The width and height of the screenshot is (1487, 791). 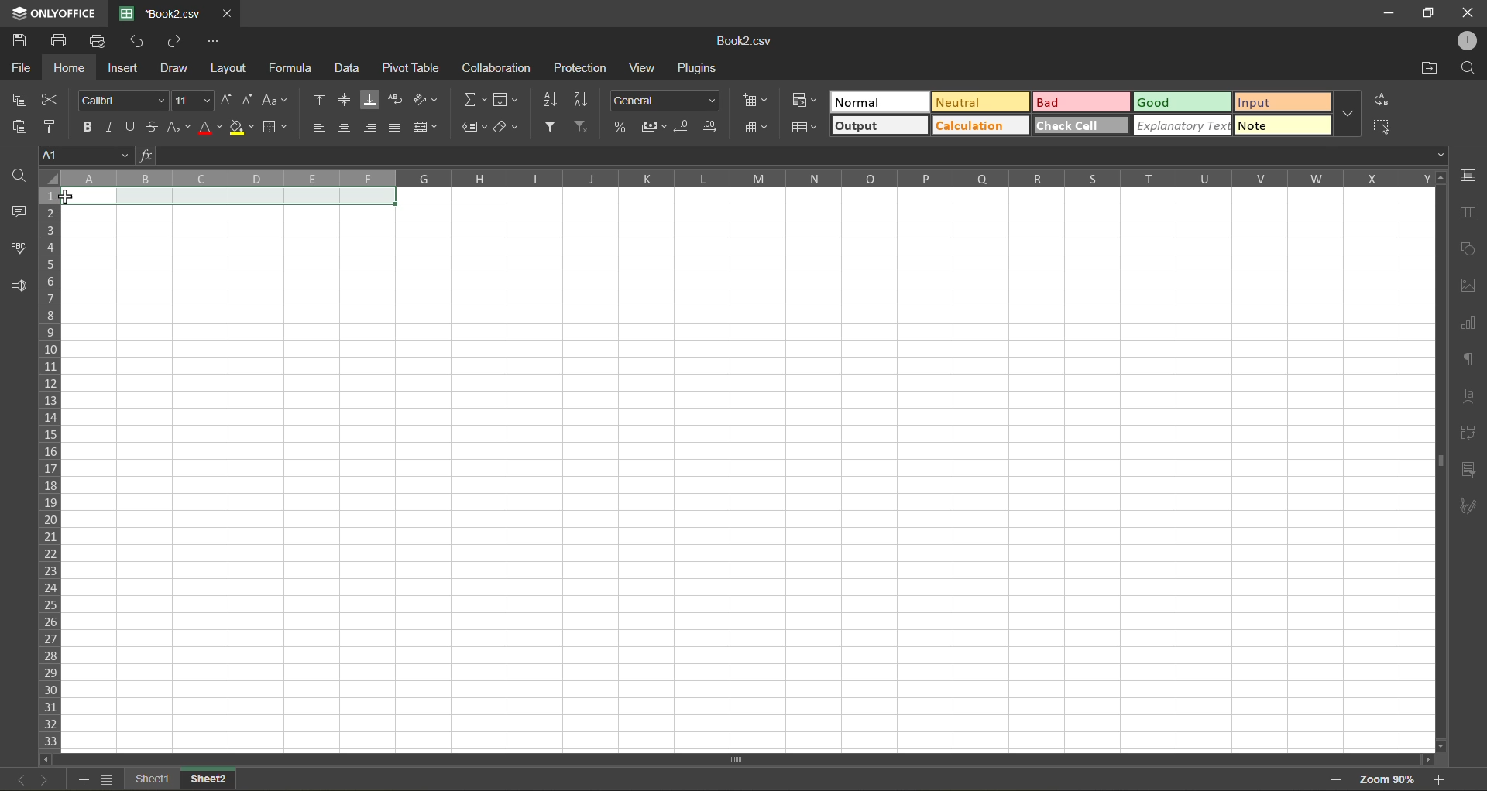 What do you see at coordinates (878, 103) in the screenshot?
I see `normal` at bounding box center [878, 103].